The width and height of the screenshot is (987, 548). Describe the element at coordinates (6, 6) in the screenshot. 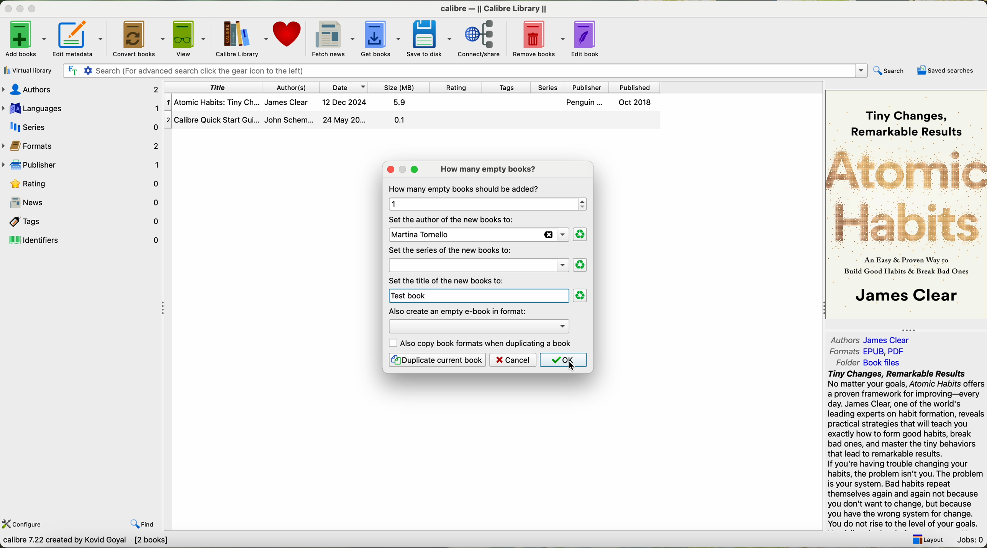

I see `close program` at that location.